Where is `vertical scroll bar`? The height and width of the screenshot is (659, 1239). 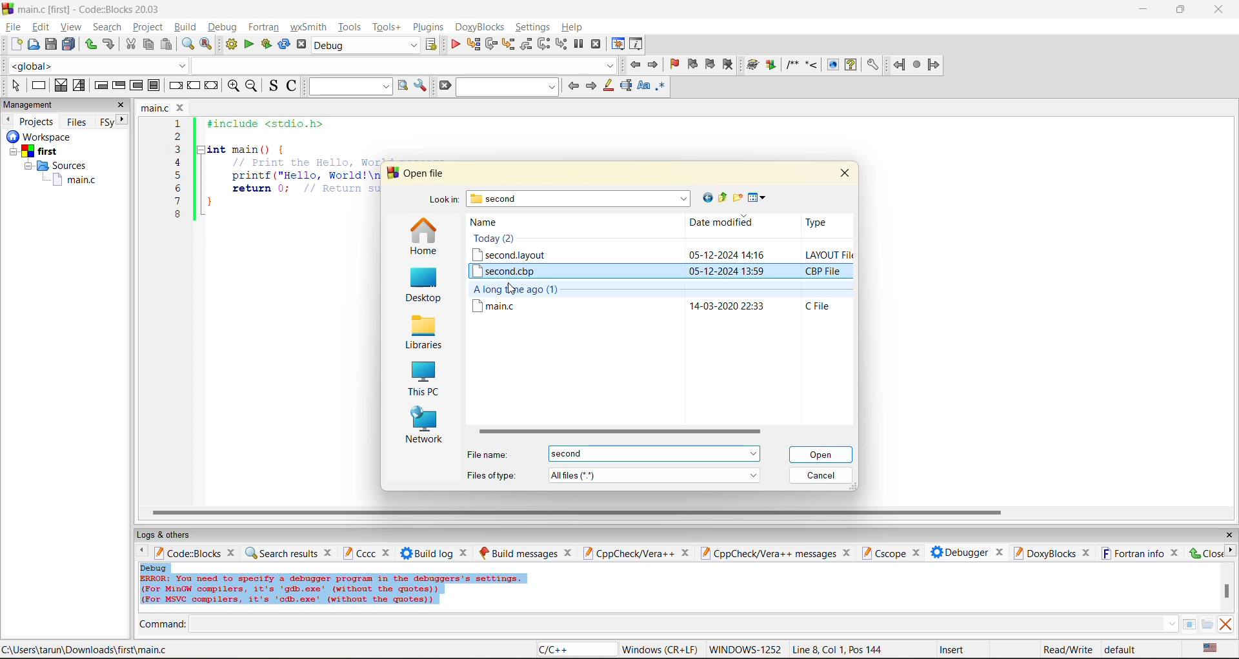
vertical scroll bar is located at coordinates (1226, 591).